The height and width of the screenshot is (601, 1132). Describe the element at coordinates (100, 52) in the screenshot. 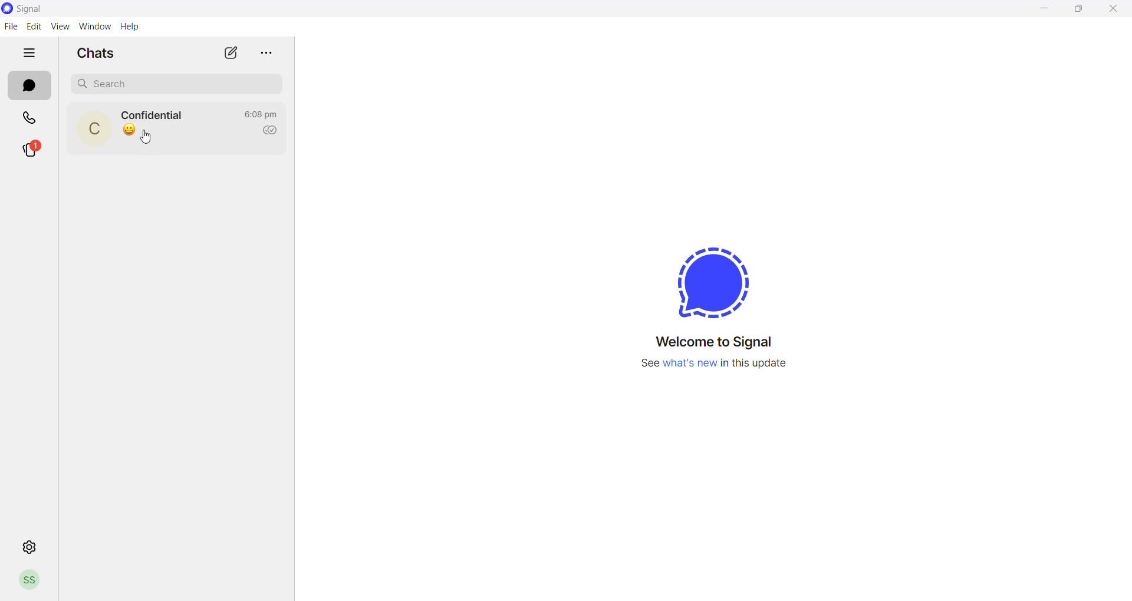

I see `chats` at that location.